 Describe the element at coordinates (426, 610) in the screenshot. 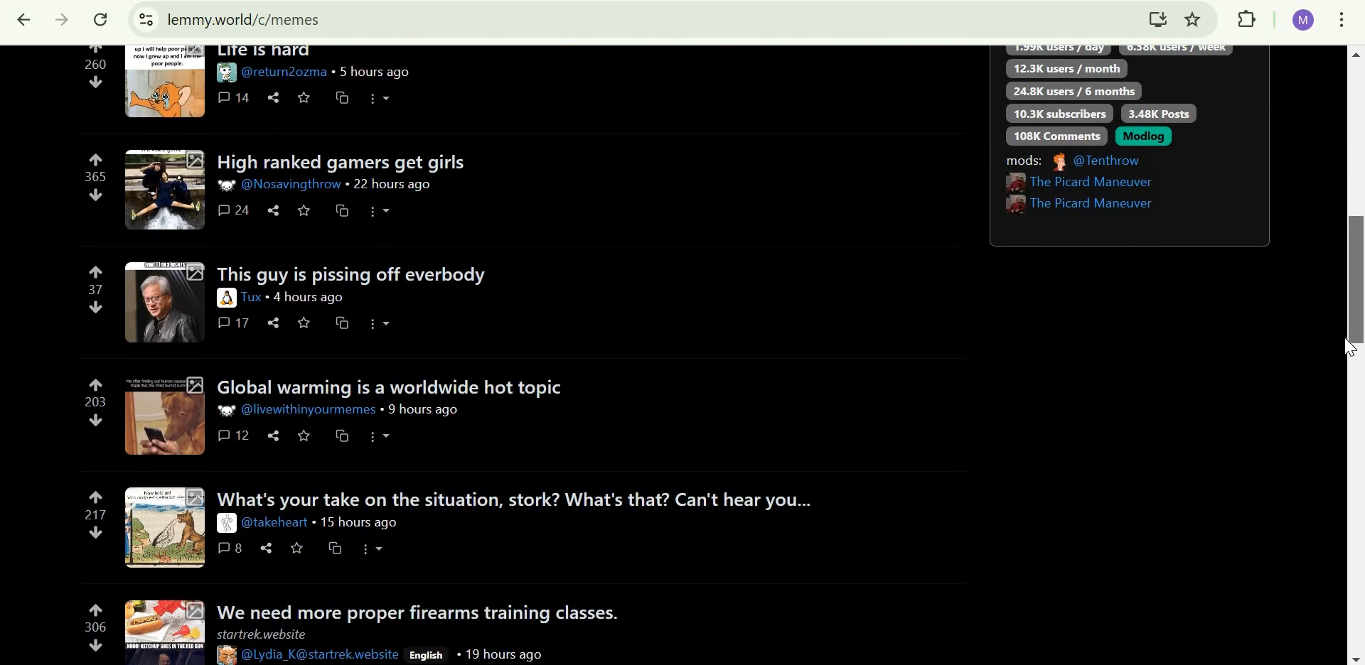

I see `we need more proper firearms training classes. ` at that location.